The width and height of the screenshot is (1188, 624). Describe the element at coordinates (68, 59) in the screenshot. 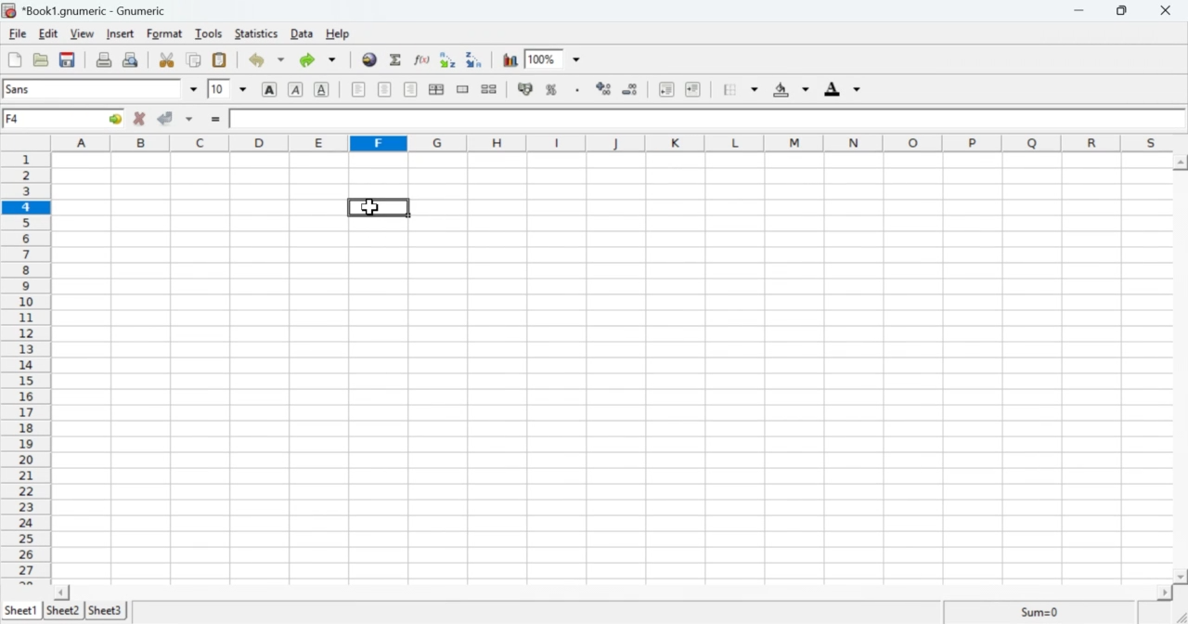

I see `Save` at that location.